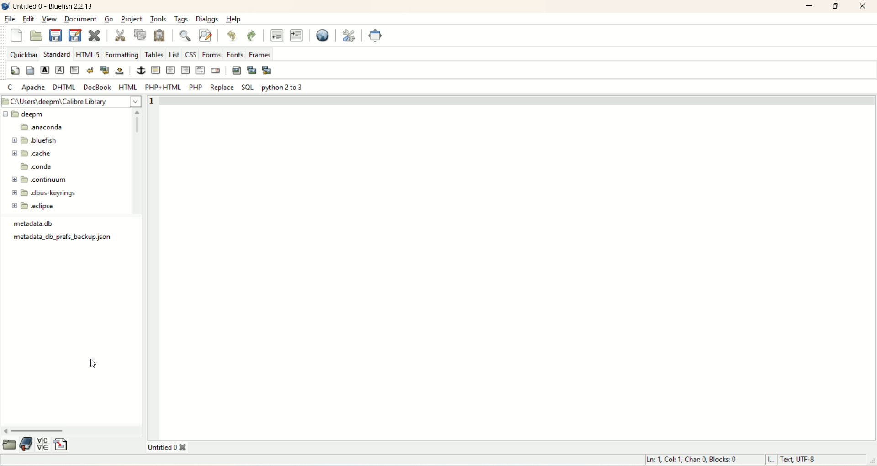 This screenshot has width=877, height=466. What do you see at coordinates (171, 70) in the screenshot?
I see `center` at bounding box center [171, 70].